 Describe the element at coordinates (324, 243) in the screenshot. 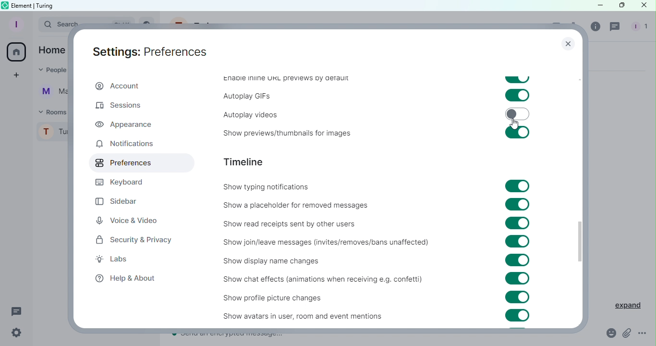

I see `Show join/leave messages (invites/removes/bans unaffected))` at that location.